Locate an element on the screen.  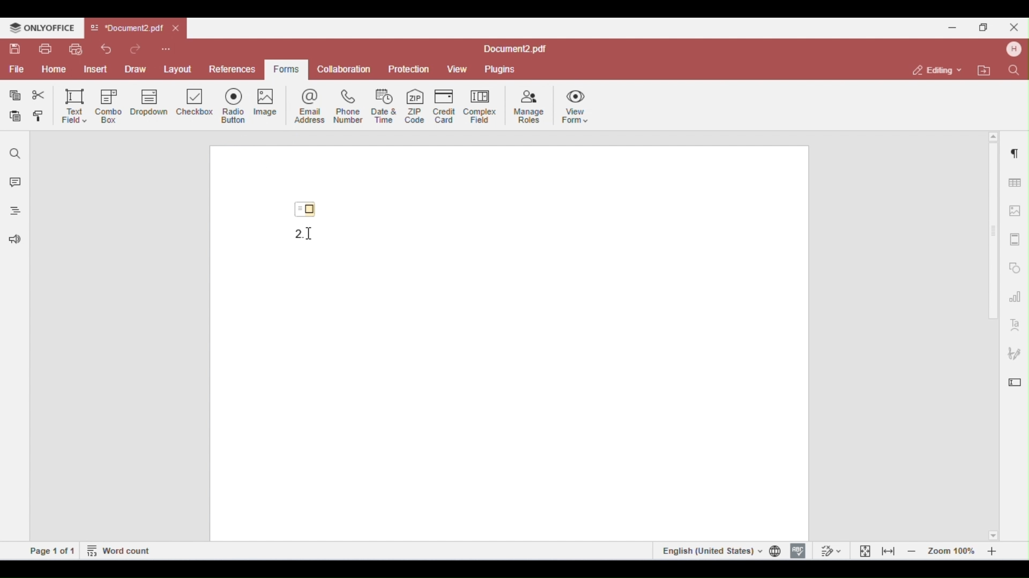
feedback and support is located at coordinates (12, 241).